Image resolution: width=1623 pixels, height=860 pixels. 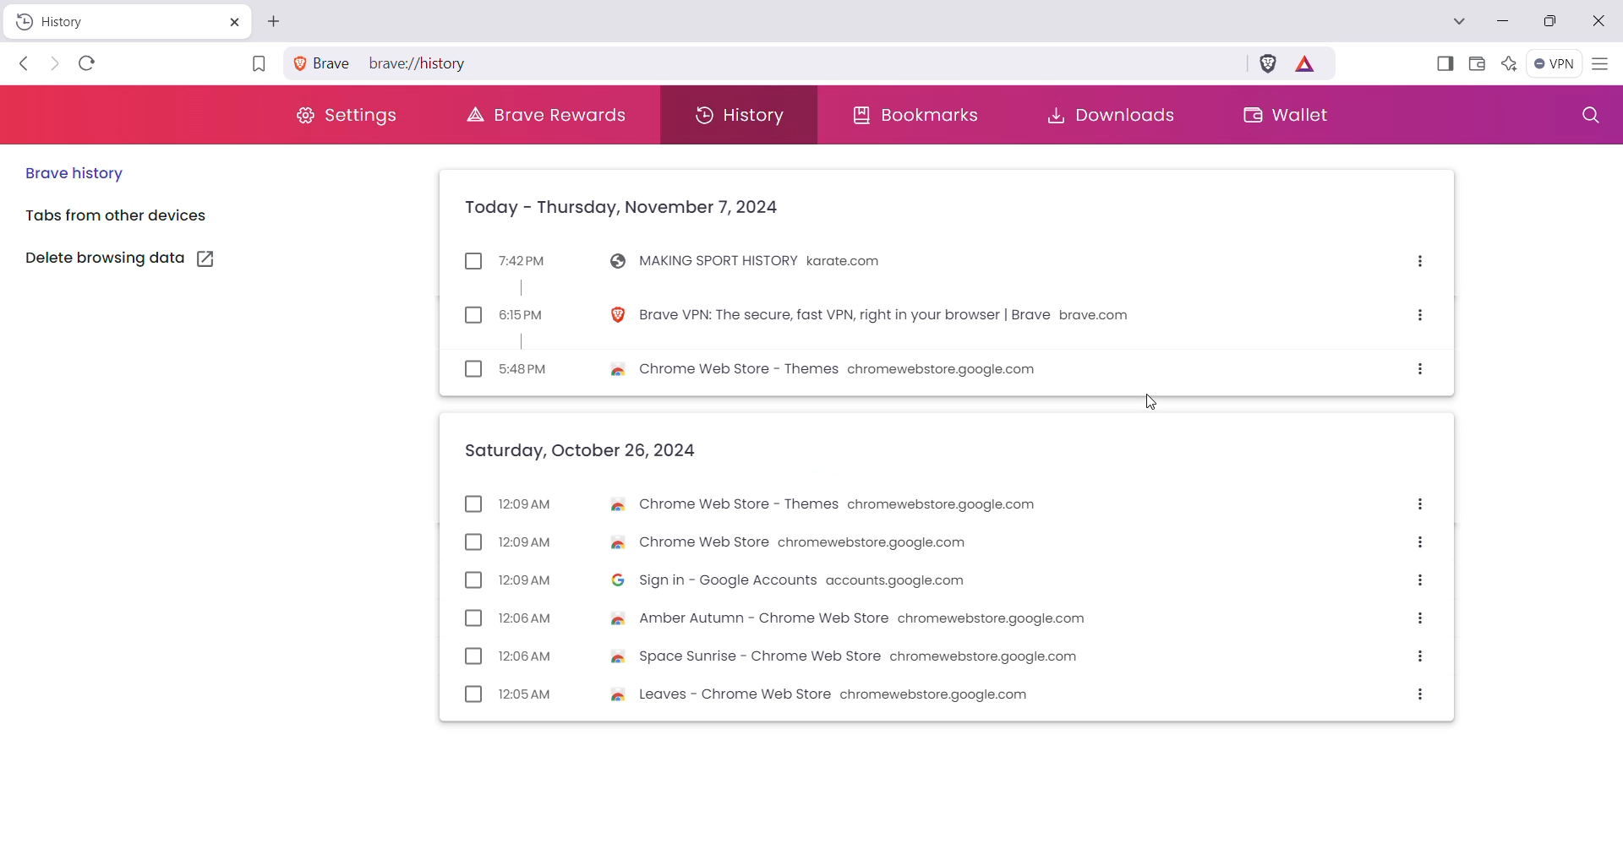 I want to click on 6:15PM, so click(x=522, y=312).